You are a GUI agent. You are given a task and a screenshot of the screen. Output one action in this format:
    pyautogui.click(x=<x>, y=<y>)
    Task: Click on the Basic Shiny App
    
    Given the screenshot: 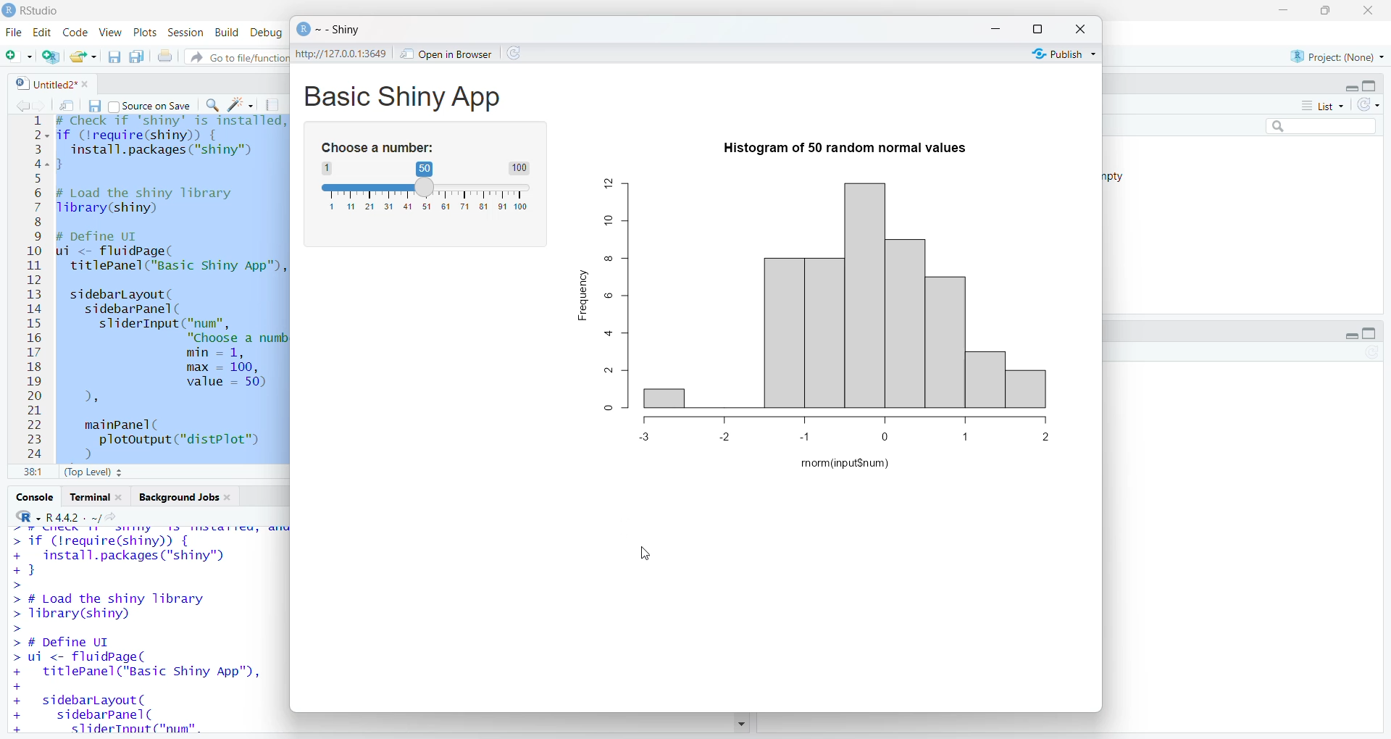 What is the action you would take?
    pyautogui.click(x=401, y=97)
    